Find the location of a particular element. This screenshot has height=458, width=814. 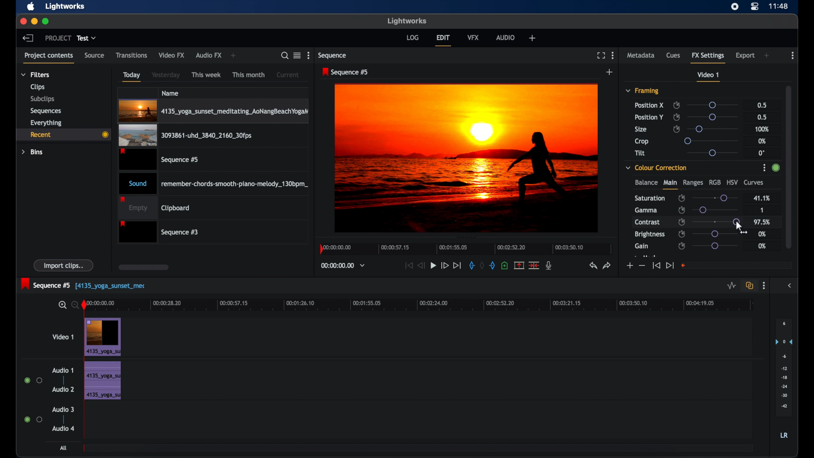

brightness is located at coordinates (650, 235).